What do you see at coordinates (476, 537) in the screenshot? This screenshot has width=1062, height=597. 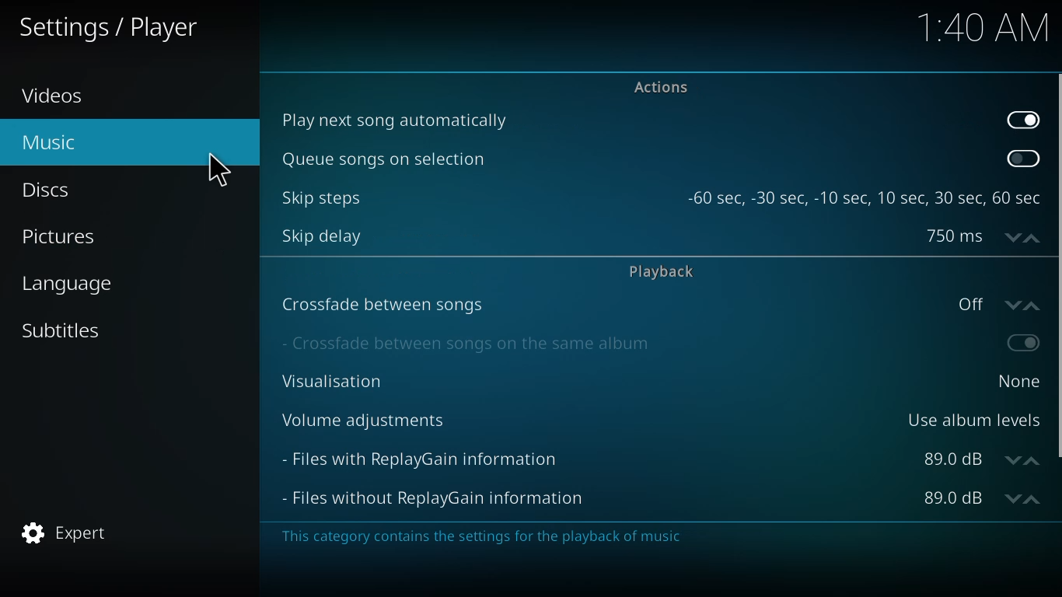 I see `info` at bounding box center [476, 537].